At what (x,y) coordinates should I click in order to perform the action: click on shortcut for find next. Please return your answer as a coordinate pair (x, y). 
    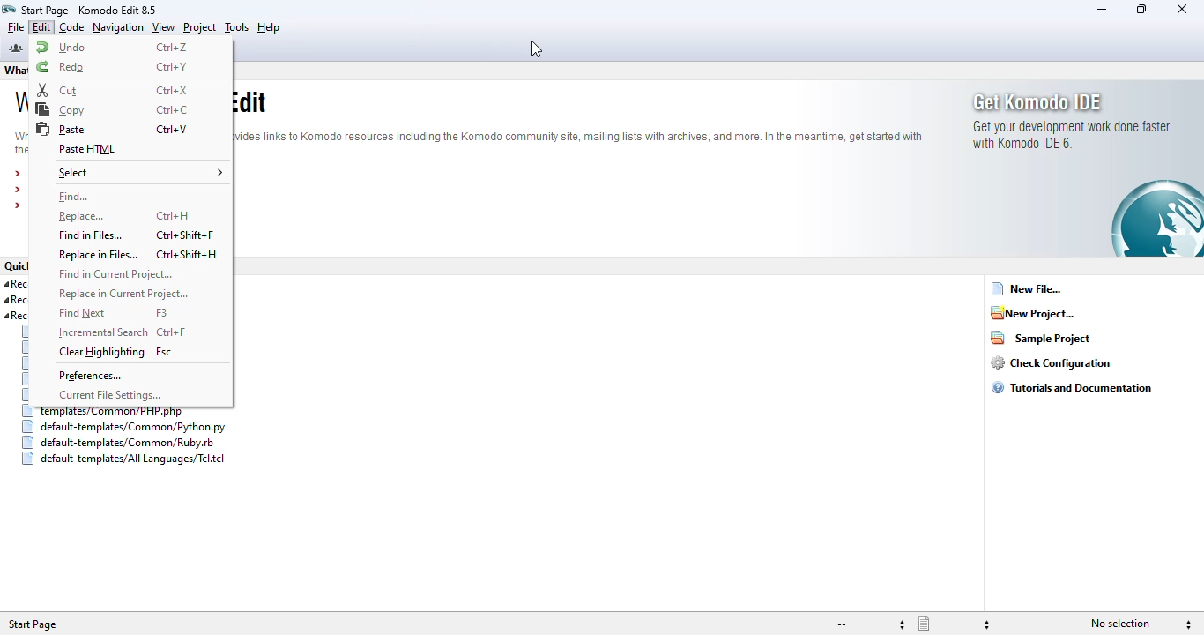
    Looking at the image, I should click on (162, 313).